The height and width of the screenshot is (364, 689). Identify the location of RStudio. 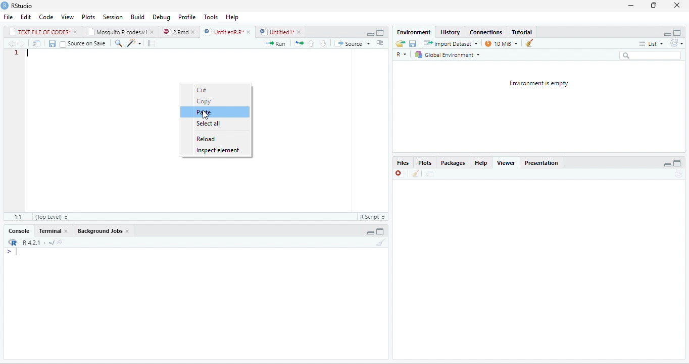
(25, 6).